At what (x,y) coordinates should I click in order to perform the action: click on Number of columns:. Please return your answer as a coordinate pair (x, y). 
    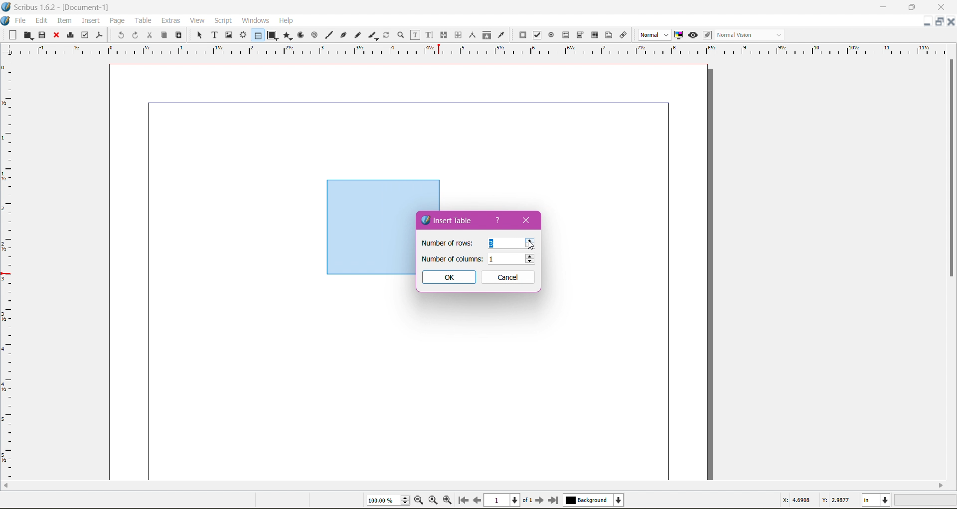
    Looking at the image, I should click on (452, 258).